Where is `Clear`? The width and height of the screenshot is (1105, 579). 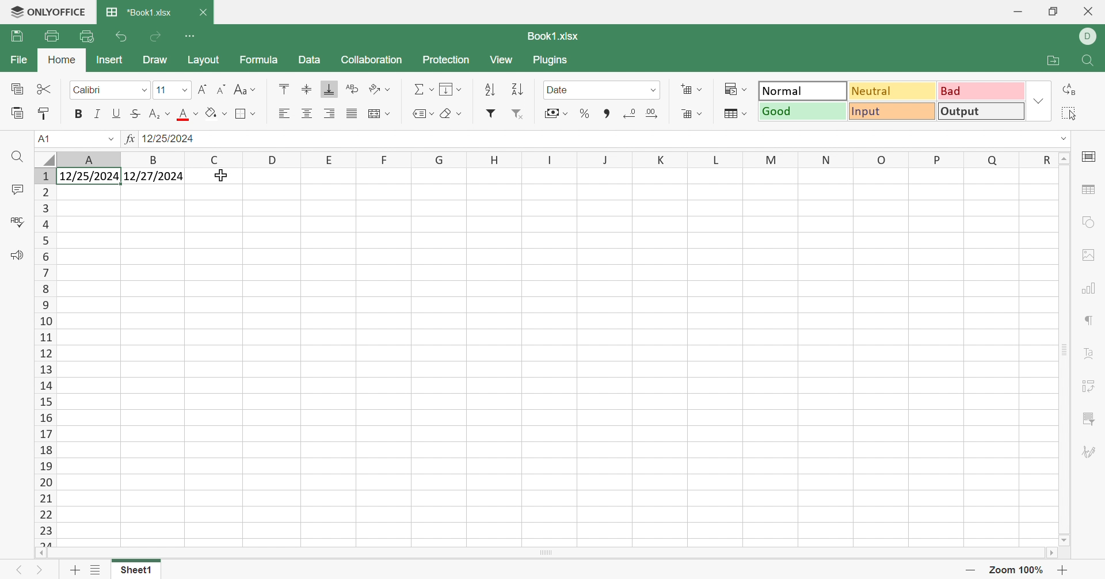
Clear is located at coordinates (449, 112).